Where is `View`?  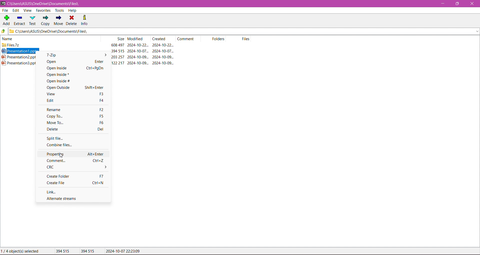 View is located at coordinates (27, 10).